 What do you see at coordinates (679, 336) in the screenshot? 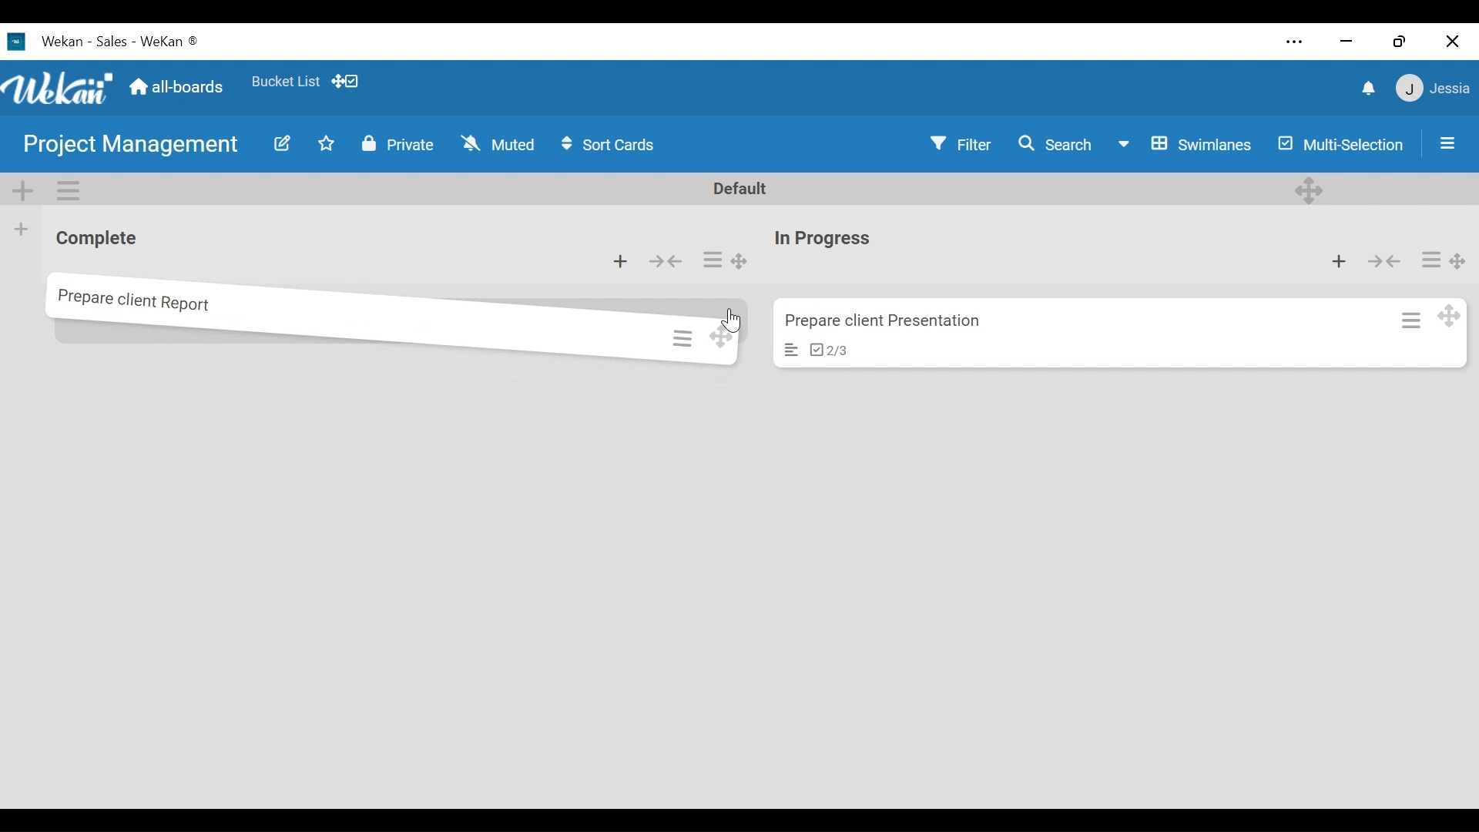
I see `card actions` at bounding box center [679, 336].